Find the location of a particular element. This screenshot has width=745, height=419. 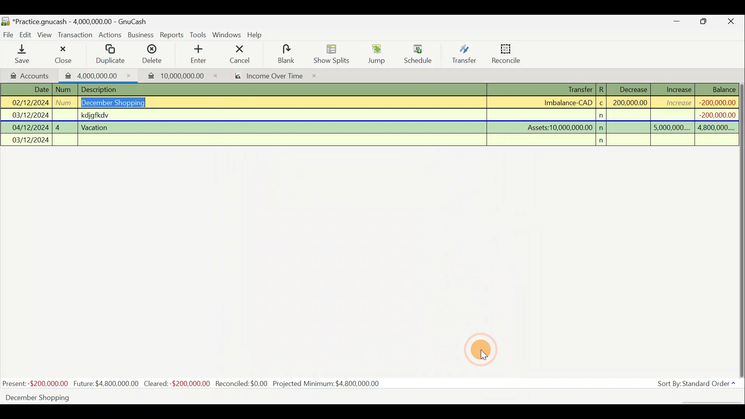

Document name is located at coordinates (83, 22).